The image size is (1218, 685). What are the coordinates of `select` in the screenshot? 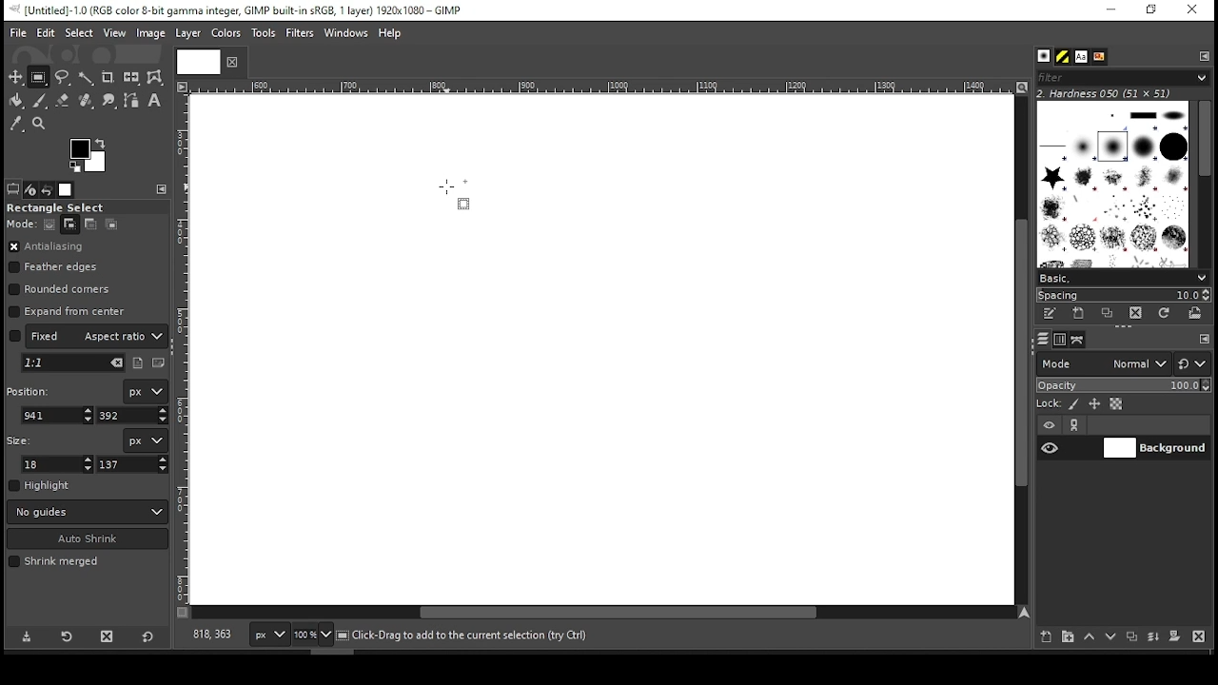 It's located at (78, 31).